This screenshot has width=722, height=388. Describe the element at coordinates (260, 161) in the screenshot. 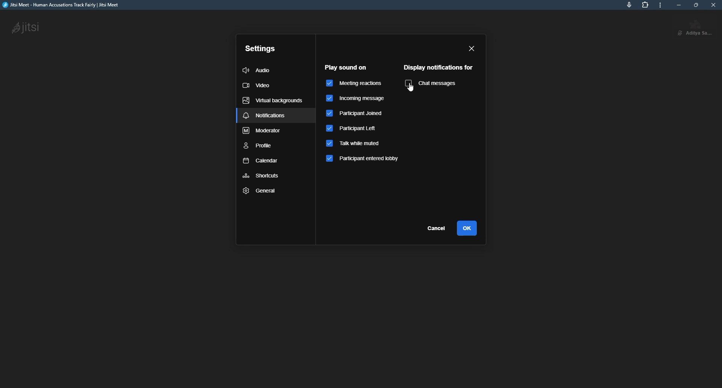

I see `calendar` at that location.